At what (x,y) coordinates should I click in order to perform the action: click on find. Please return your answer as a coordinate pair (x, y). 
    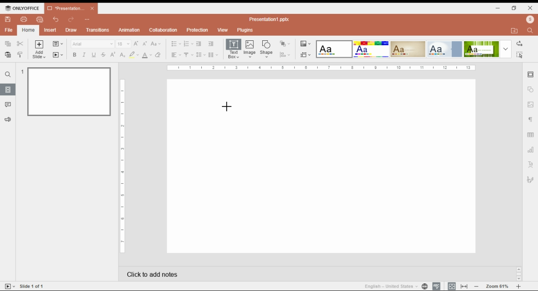
    Looking at the image, I should click on (8, 74).